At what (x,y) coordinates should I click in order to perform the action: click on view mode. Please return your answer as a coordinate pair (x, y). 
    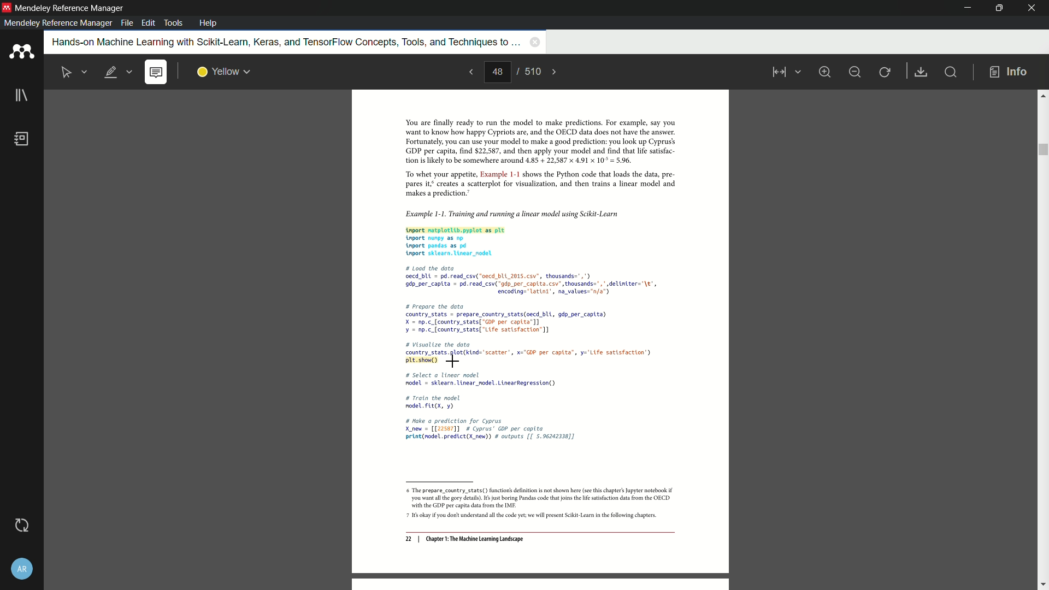
    Looking at the image, I should click on (785, 72).